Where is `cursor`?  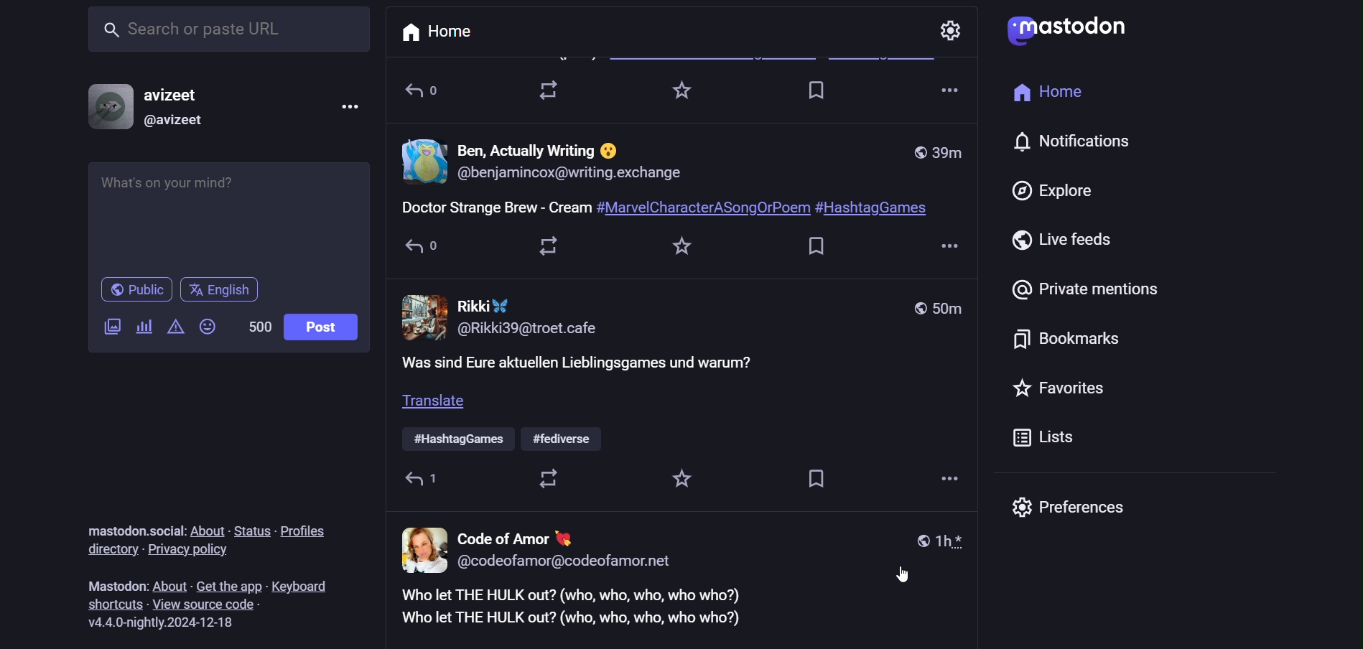
cursor is located at coordinates (901, 573).